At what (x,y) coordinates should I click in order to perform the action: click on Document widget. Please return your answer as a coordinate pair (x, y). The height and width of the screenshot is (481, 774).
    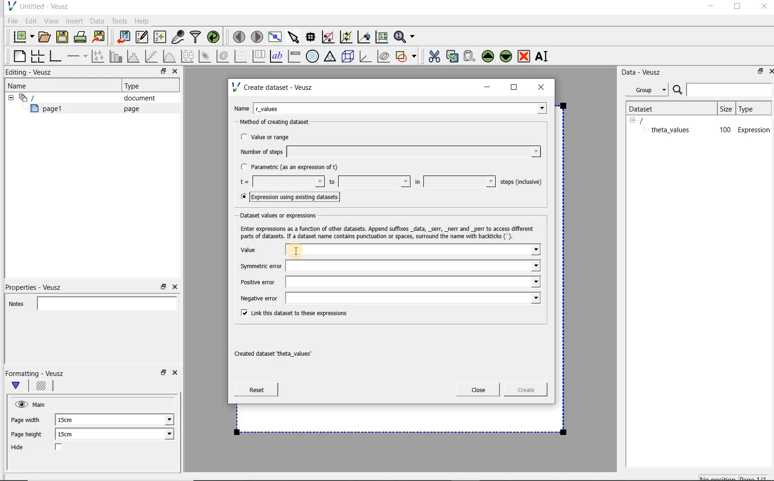
    Looking at the image, I should click on (43, 98).